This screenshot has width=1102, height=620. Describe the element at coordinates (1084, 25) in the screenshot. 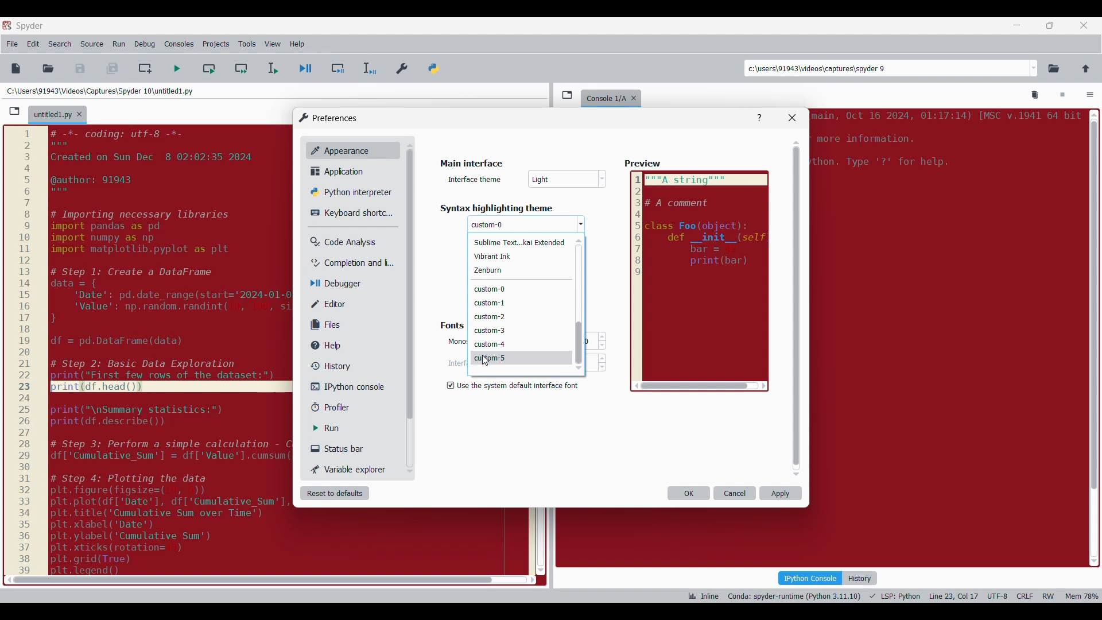

I see `Close tab` at that location.